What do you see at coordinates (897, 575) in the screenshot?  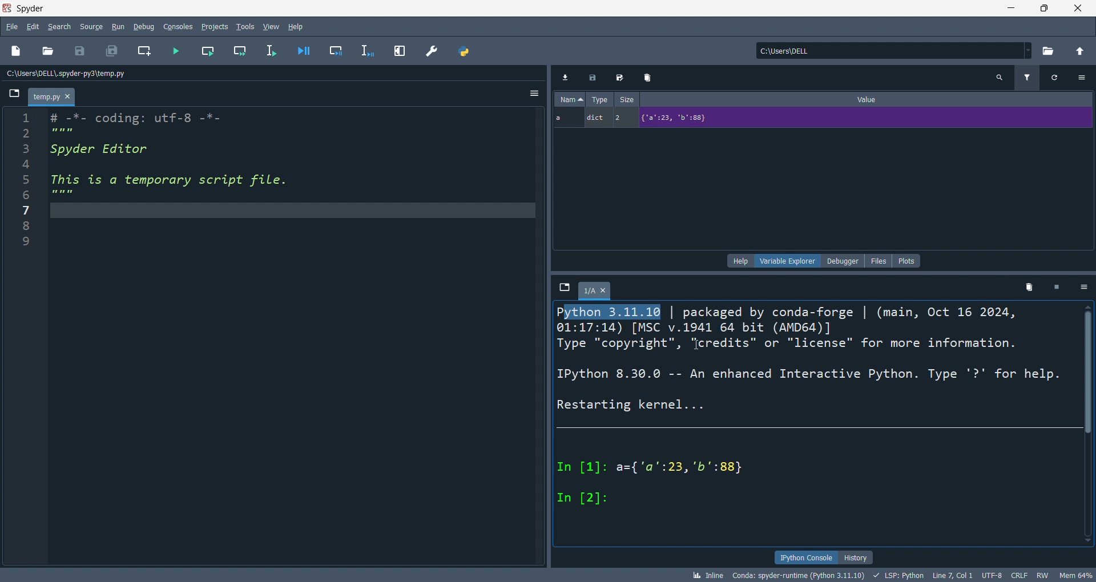 I see `LSP: Python` at bounding box center [897, 575].